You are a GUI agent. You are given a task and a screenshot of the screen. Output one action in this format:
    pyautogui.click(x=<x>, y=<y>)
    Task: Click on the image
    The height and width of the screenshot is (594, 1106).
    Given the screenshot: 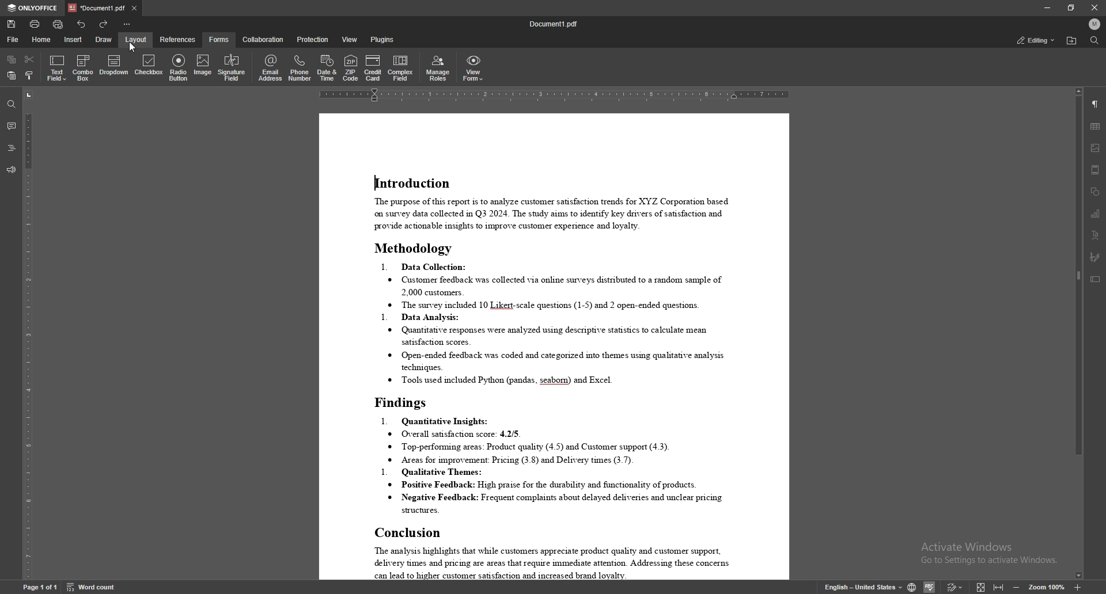 What is the action you would take?
    pyautogui.click(x=204, y=67)
    